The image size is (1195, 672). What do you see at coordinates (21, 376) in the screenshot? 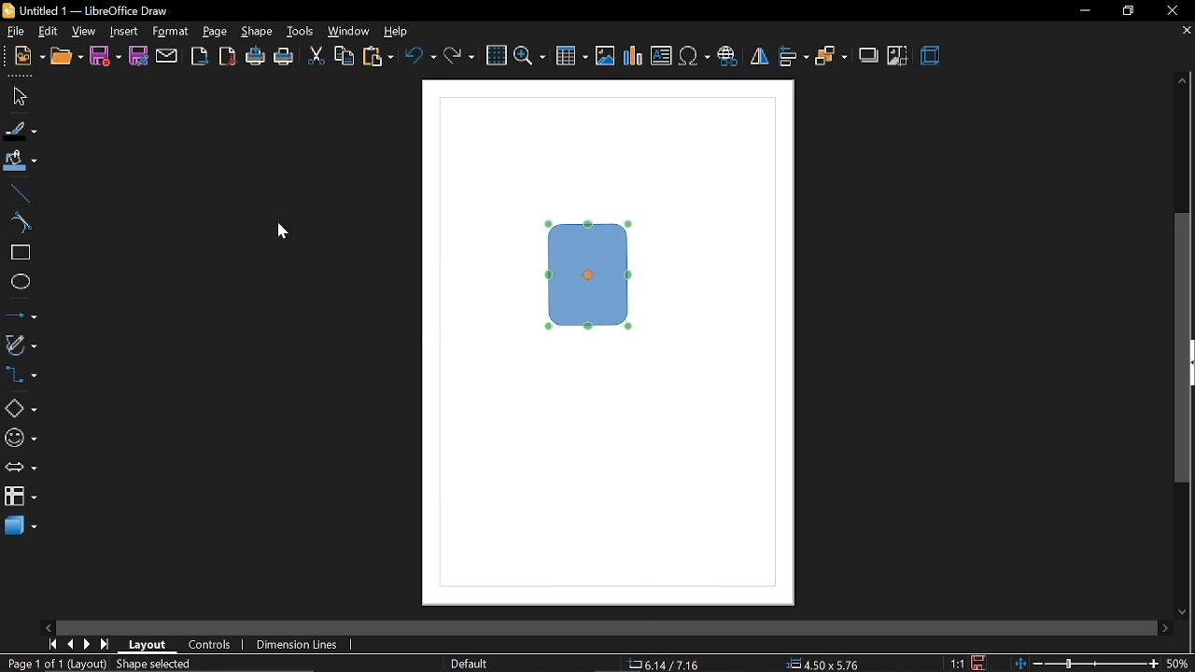
I see `connectors` at bounding box center [21, 376].